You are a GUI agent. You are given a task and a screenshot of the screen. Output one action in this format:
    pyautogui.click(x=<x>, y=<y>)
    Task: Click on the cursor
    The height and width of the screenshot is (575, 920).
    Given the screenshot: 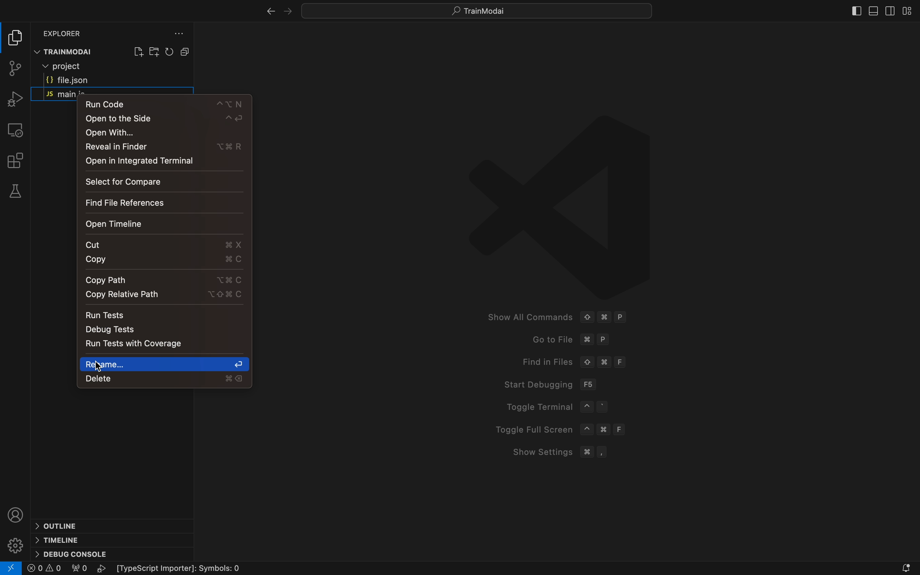 What is the action you would take?
    pyautogui.click(x=97, y=365)
    